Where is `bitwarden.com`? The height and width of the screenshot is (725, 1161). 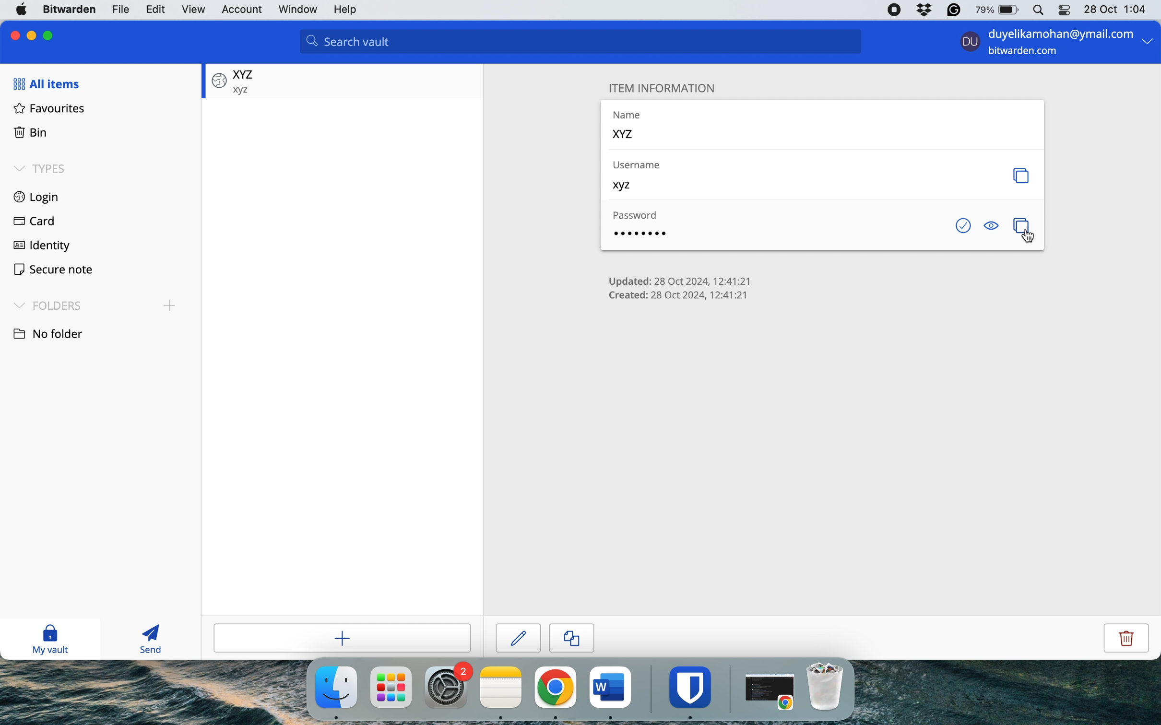
bitwarden.com is located at coordinates (1027, 53).